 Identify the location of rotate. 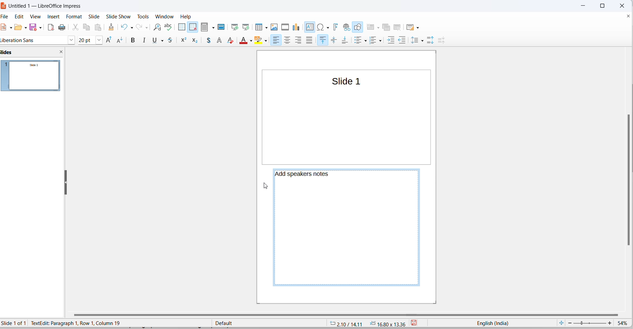
(250, 40).